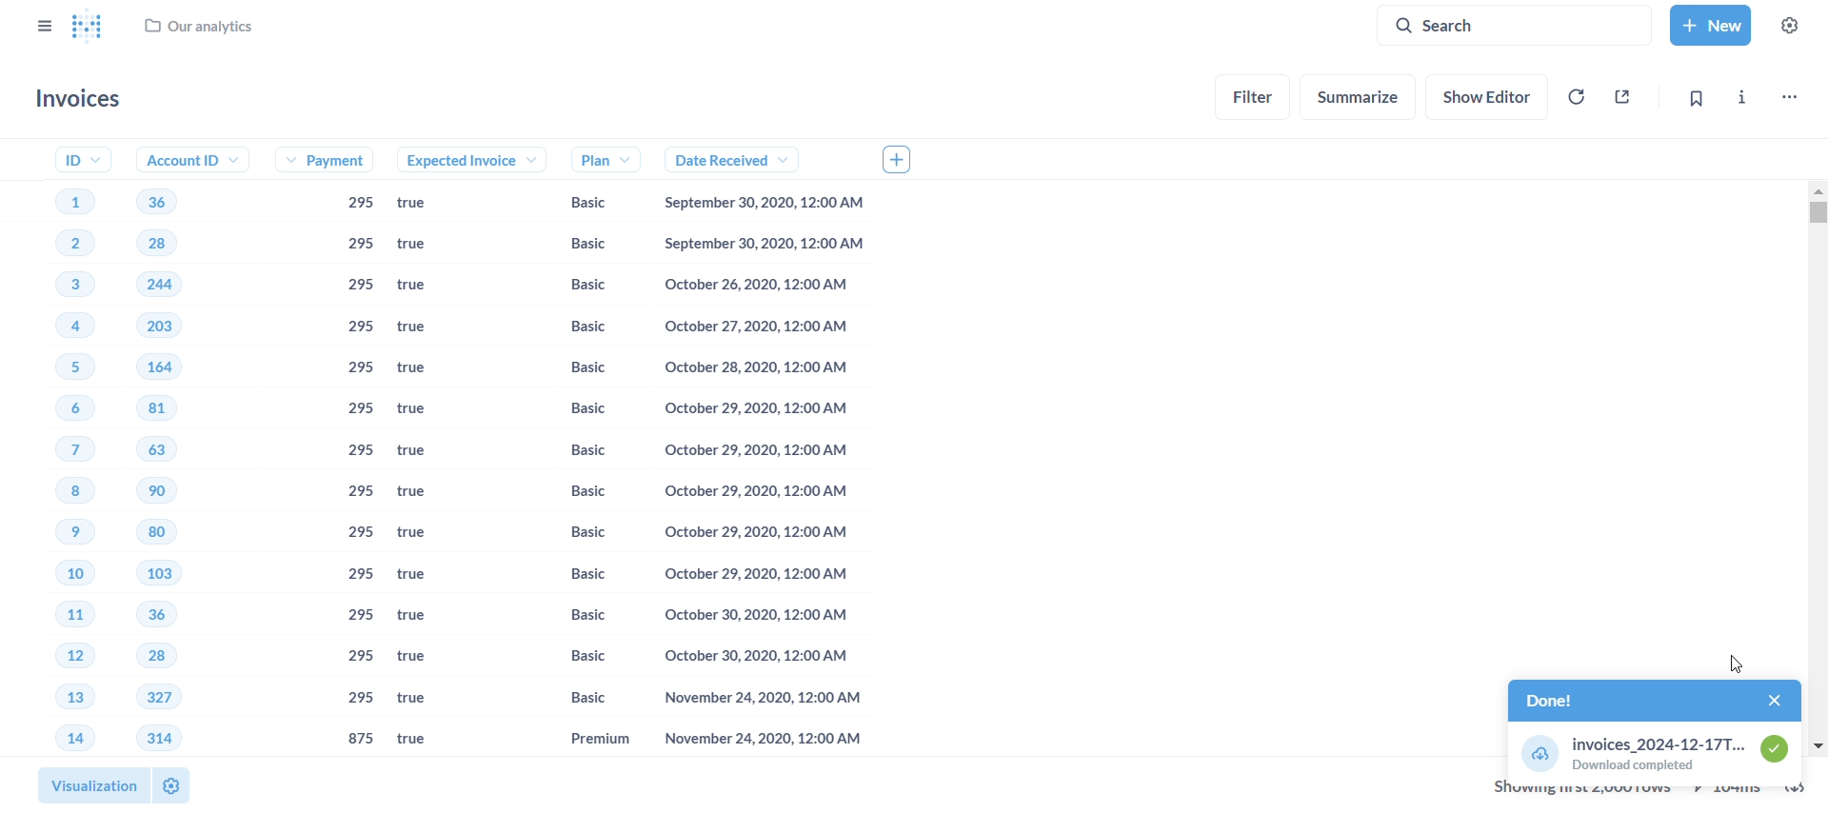 This screenshot has width=1828, height=813. What do you see at coordinates (1796, 24) in the screenshot?
I see `settings` at bounding box center [1796, 24].